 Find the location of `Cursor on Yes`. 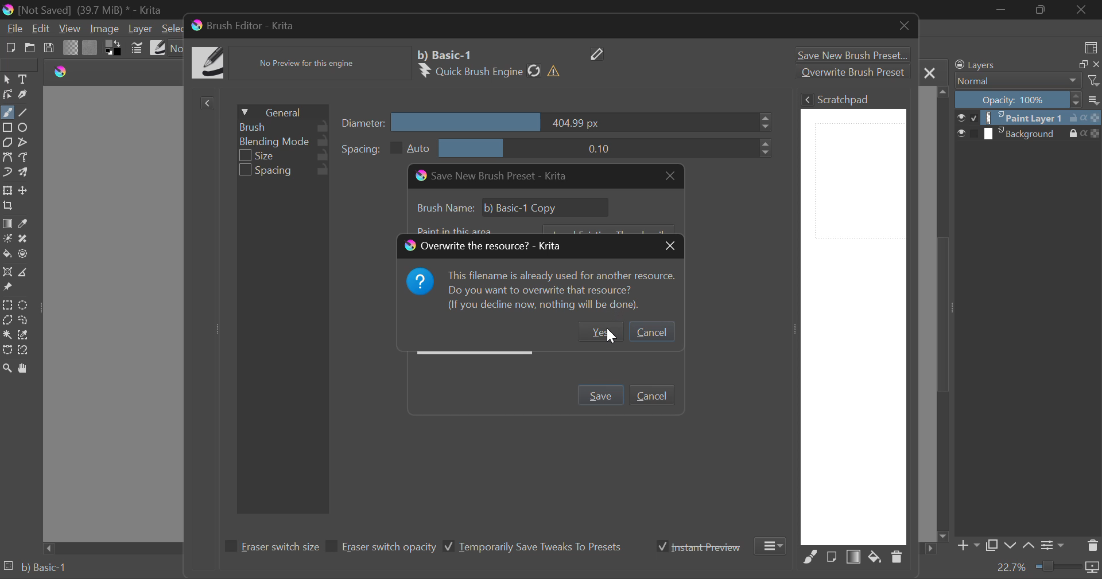

Cursor on Yes is located at coordinates (610, 335).